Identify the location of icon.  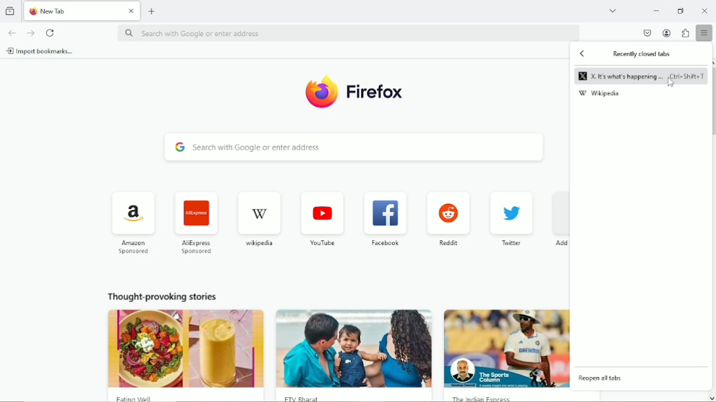
(507, 214).